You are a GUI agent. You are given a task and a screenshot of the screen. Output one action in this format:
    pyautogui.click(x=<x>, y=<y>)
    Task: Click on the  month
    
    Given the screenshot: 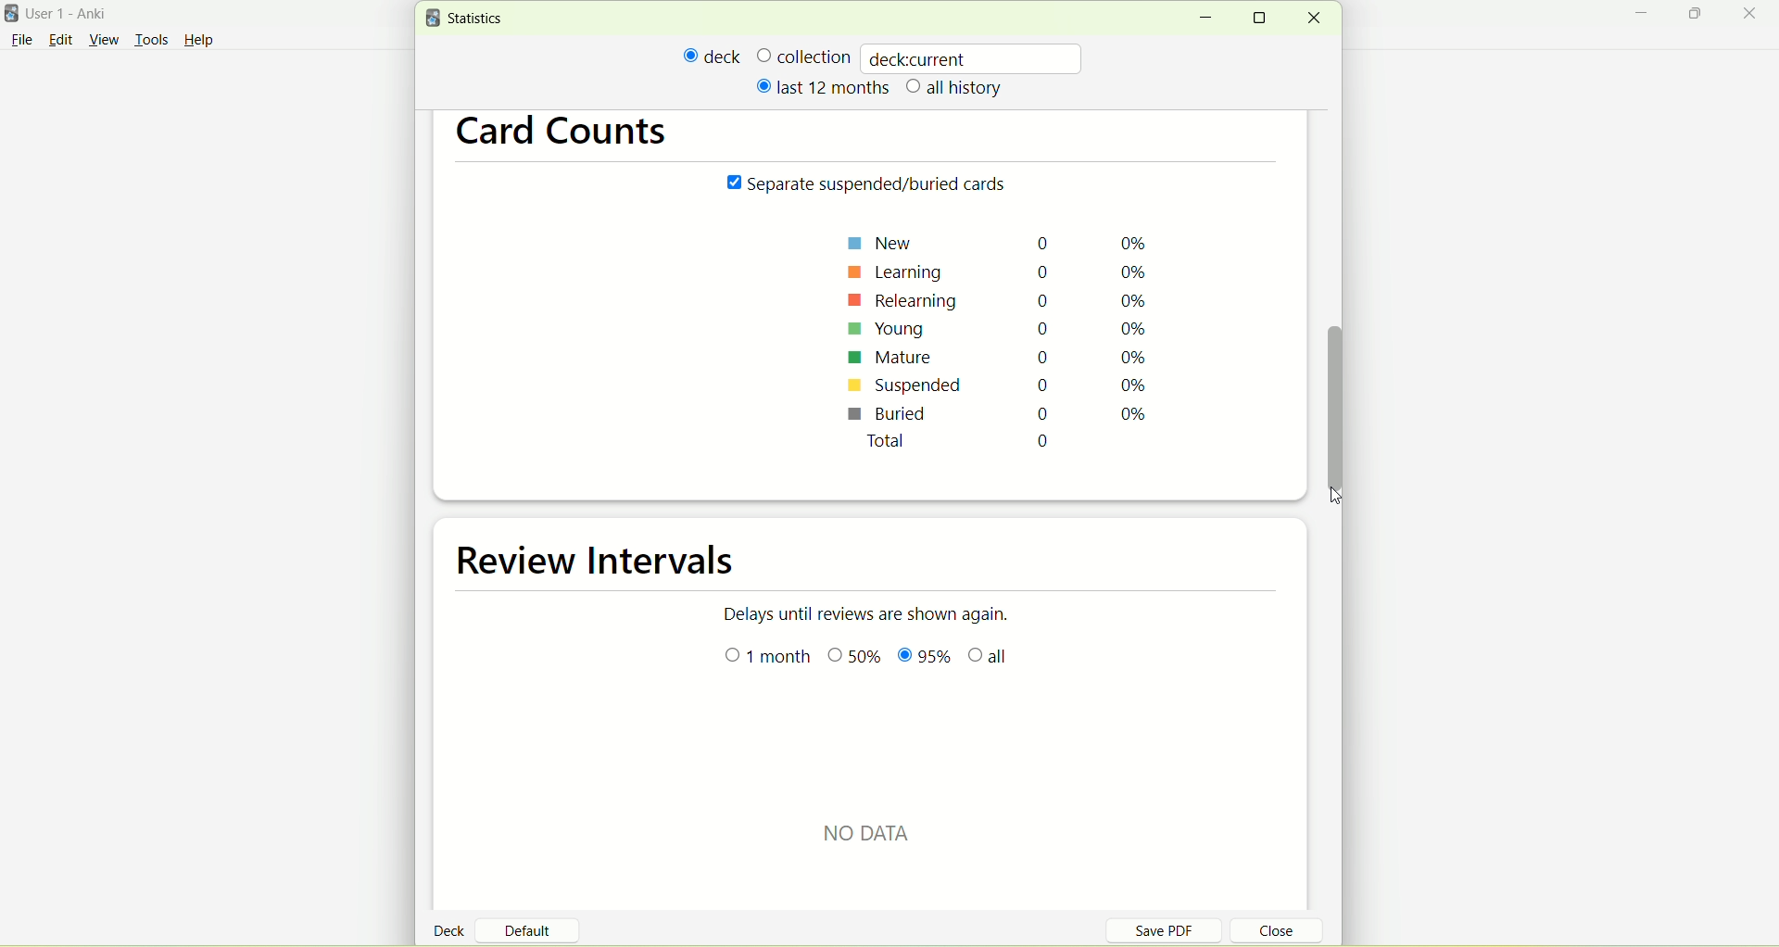 What is the action you would take?
    pyautogui.click(x=770, y=657)
    